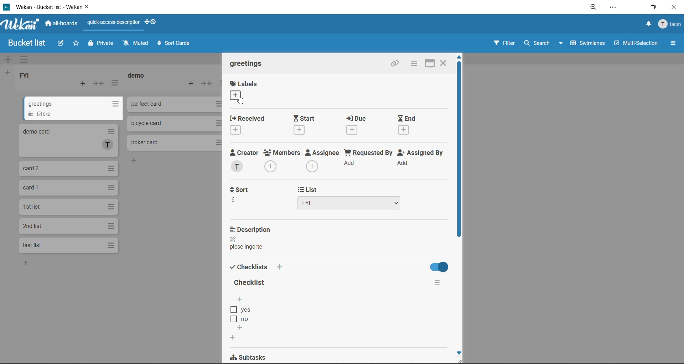  Describe the element at coordinates (243, 101) in the screenshot. I see `cursor` at that location.